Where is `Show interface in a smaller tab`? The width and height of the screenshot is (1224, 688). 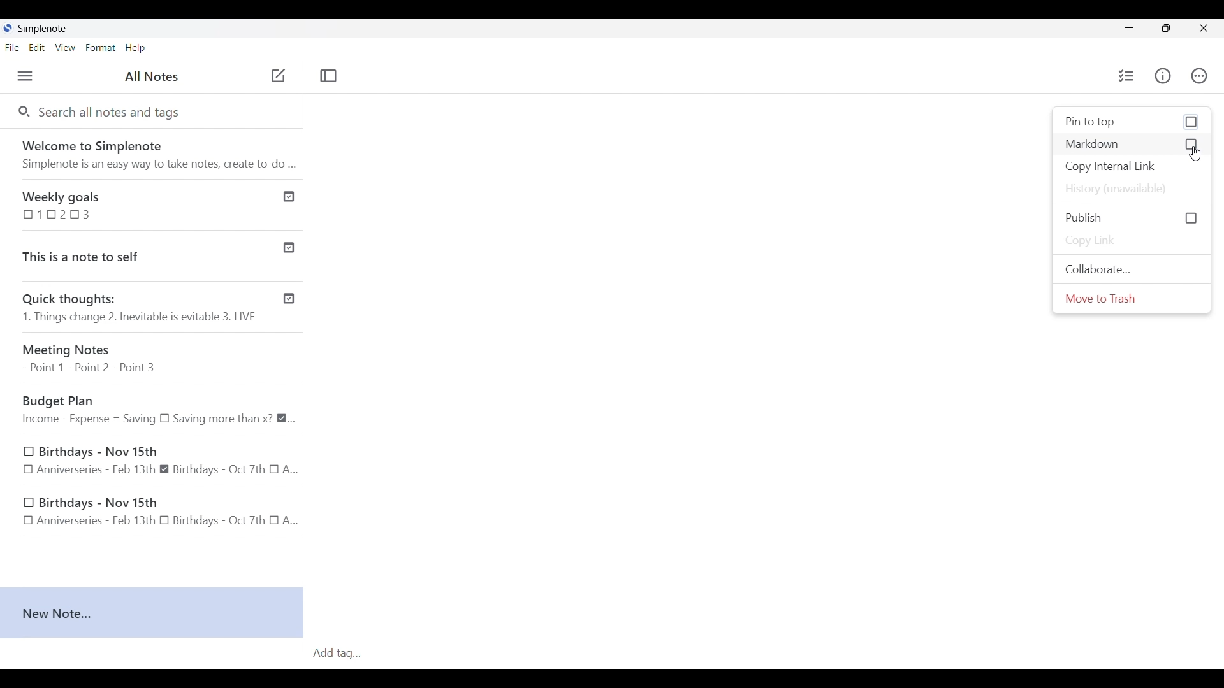
Show interface in a smaller tab is located at coordinates (1167, 28).